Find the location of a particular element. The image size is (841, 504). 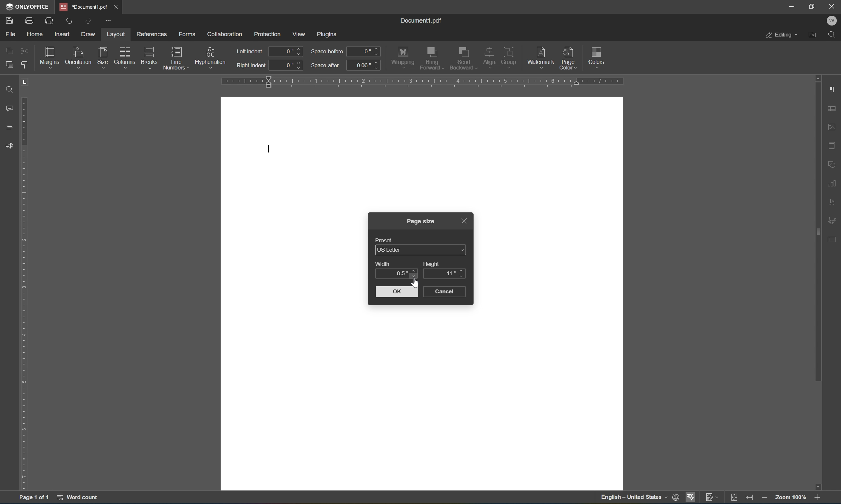

draw is located at coordinates (90, 34).